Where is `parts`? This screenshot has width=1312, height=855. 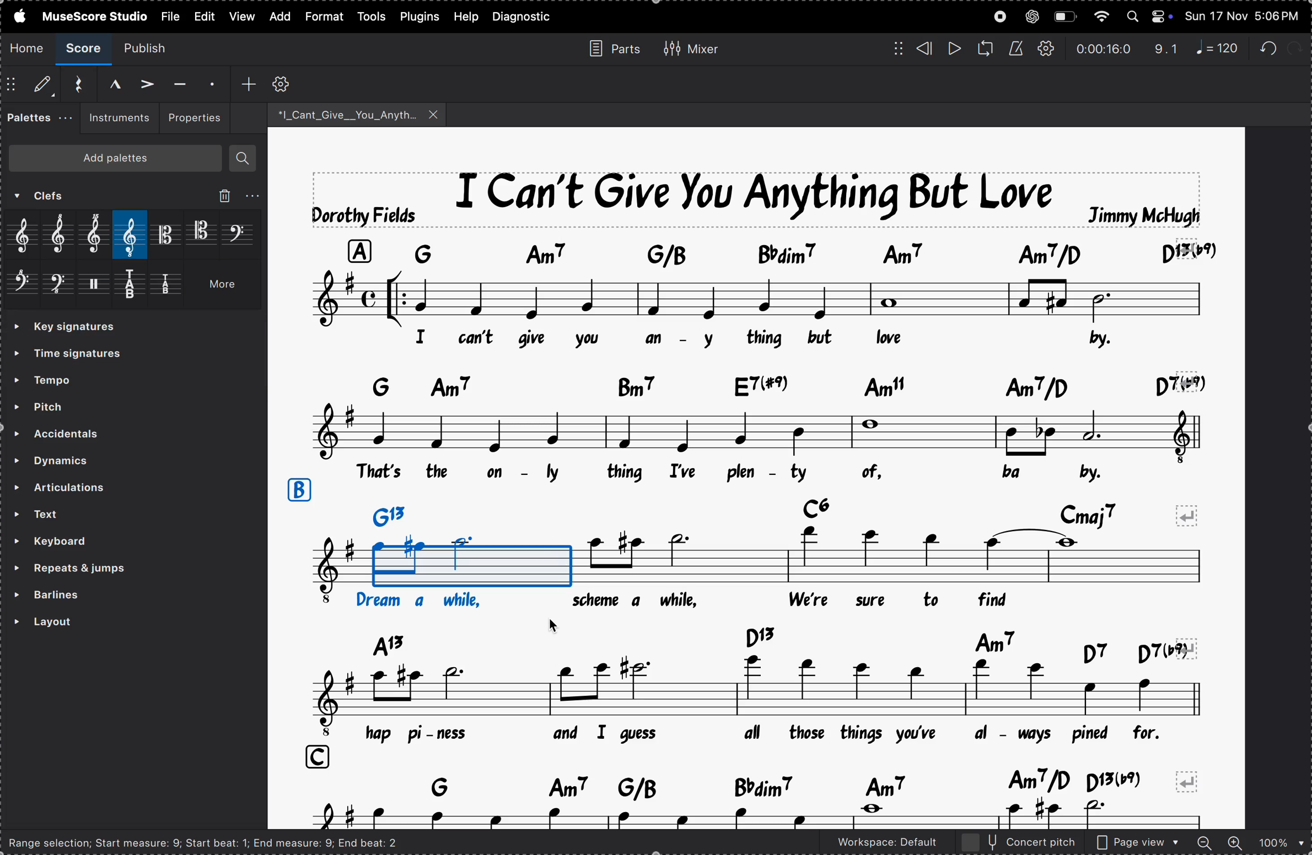
parts is located at coordinates (610, 47).